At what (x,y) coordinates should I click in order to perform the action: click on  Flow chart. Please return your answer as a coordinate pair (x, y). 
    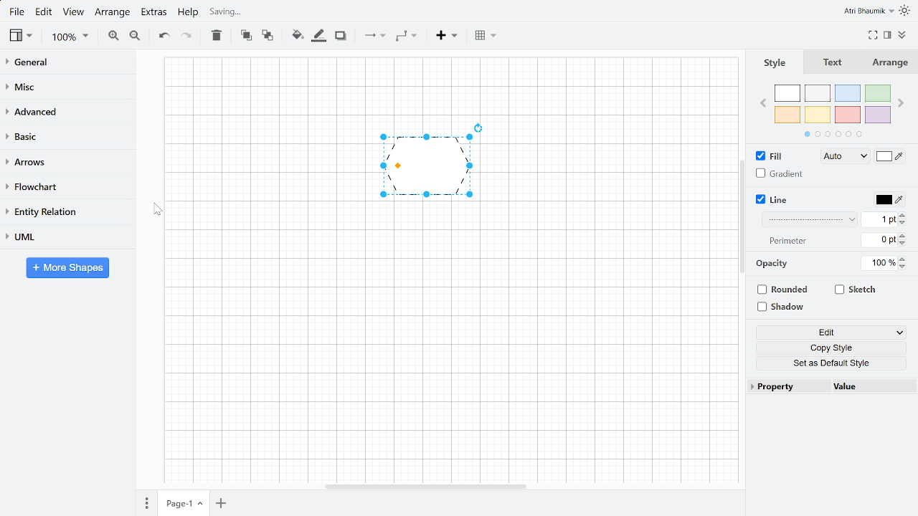
    Looking at the image, I should click on (62, 185).